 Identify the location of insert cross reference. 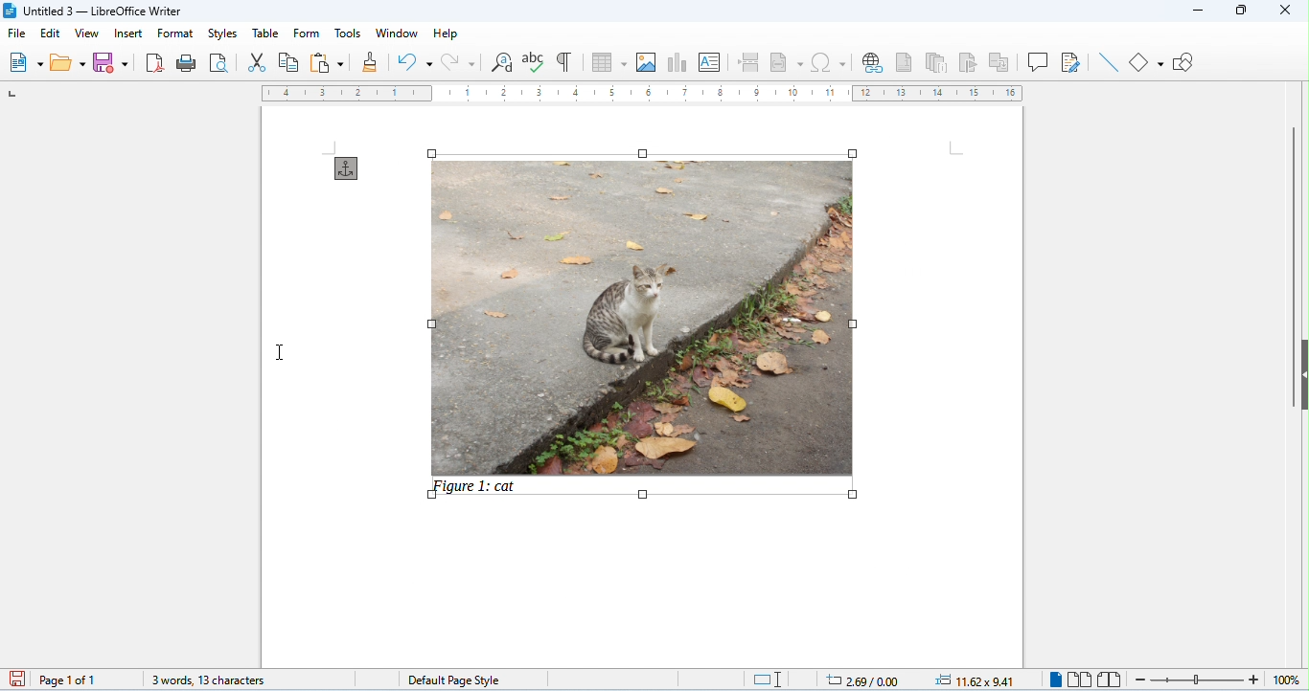
(1001, 62).